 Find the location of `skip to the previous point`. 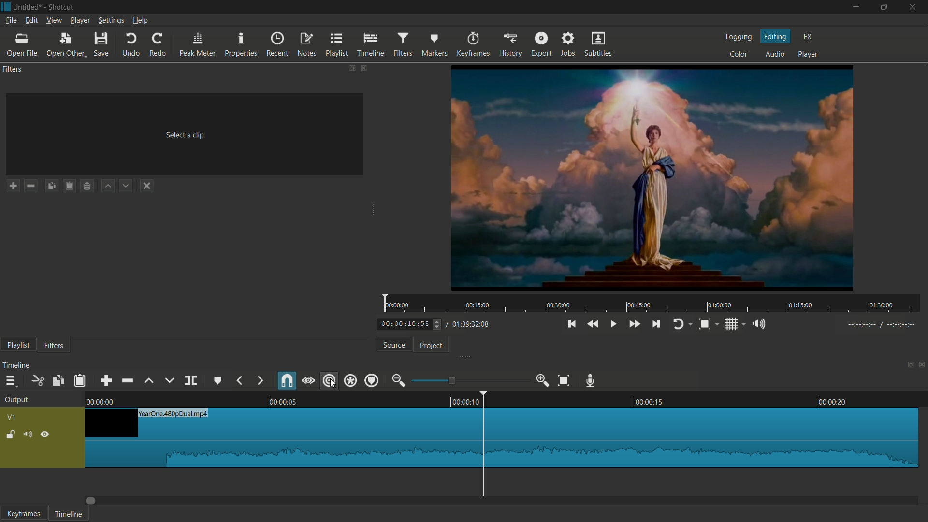

skip to the previous point is located at coordinates (571, 324).